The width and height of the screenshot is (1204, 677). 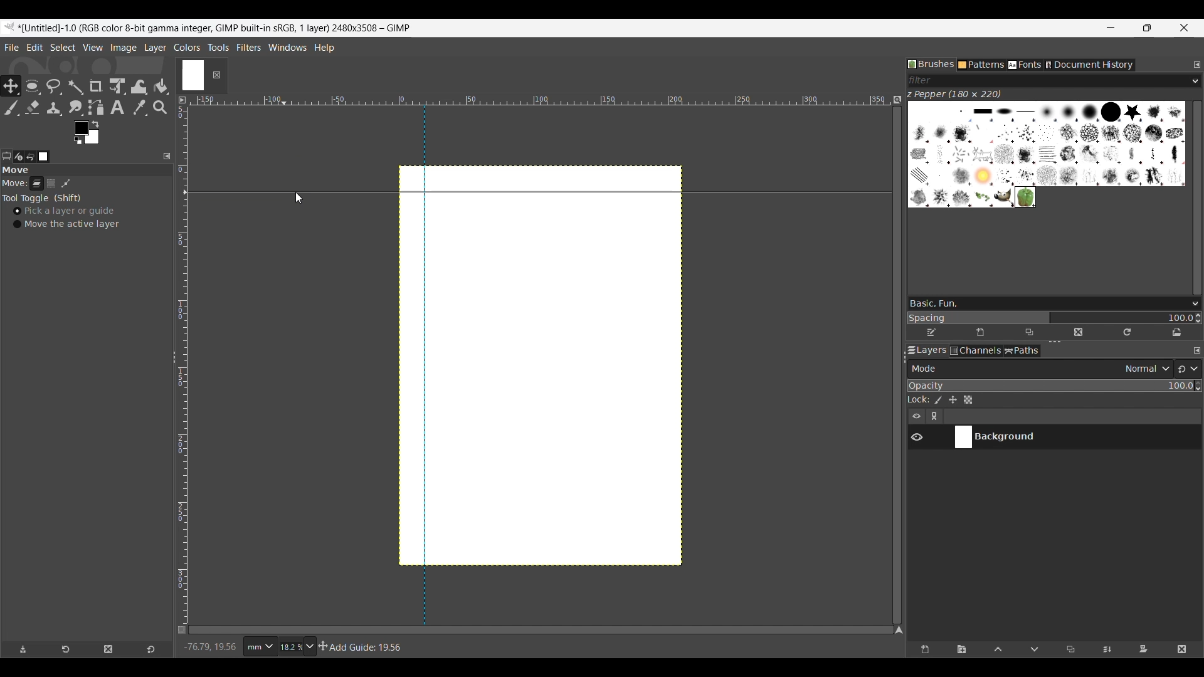 What do you see at coordinates (1089, 65) in the screenshot?
I see `Document history tab` at bounding box center [1089, 65].